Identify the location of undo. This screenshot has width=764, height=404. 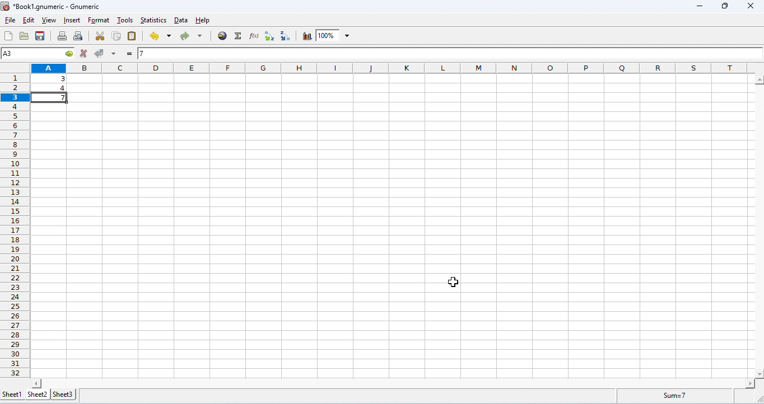
(159, 37).